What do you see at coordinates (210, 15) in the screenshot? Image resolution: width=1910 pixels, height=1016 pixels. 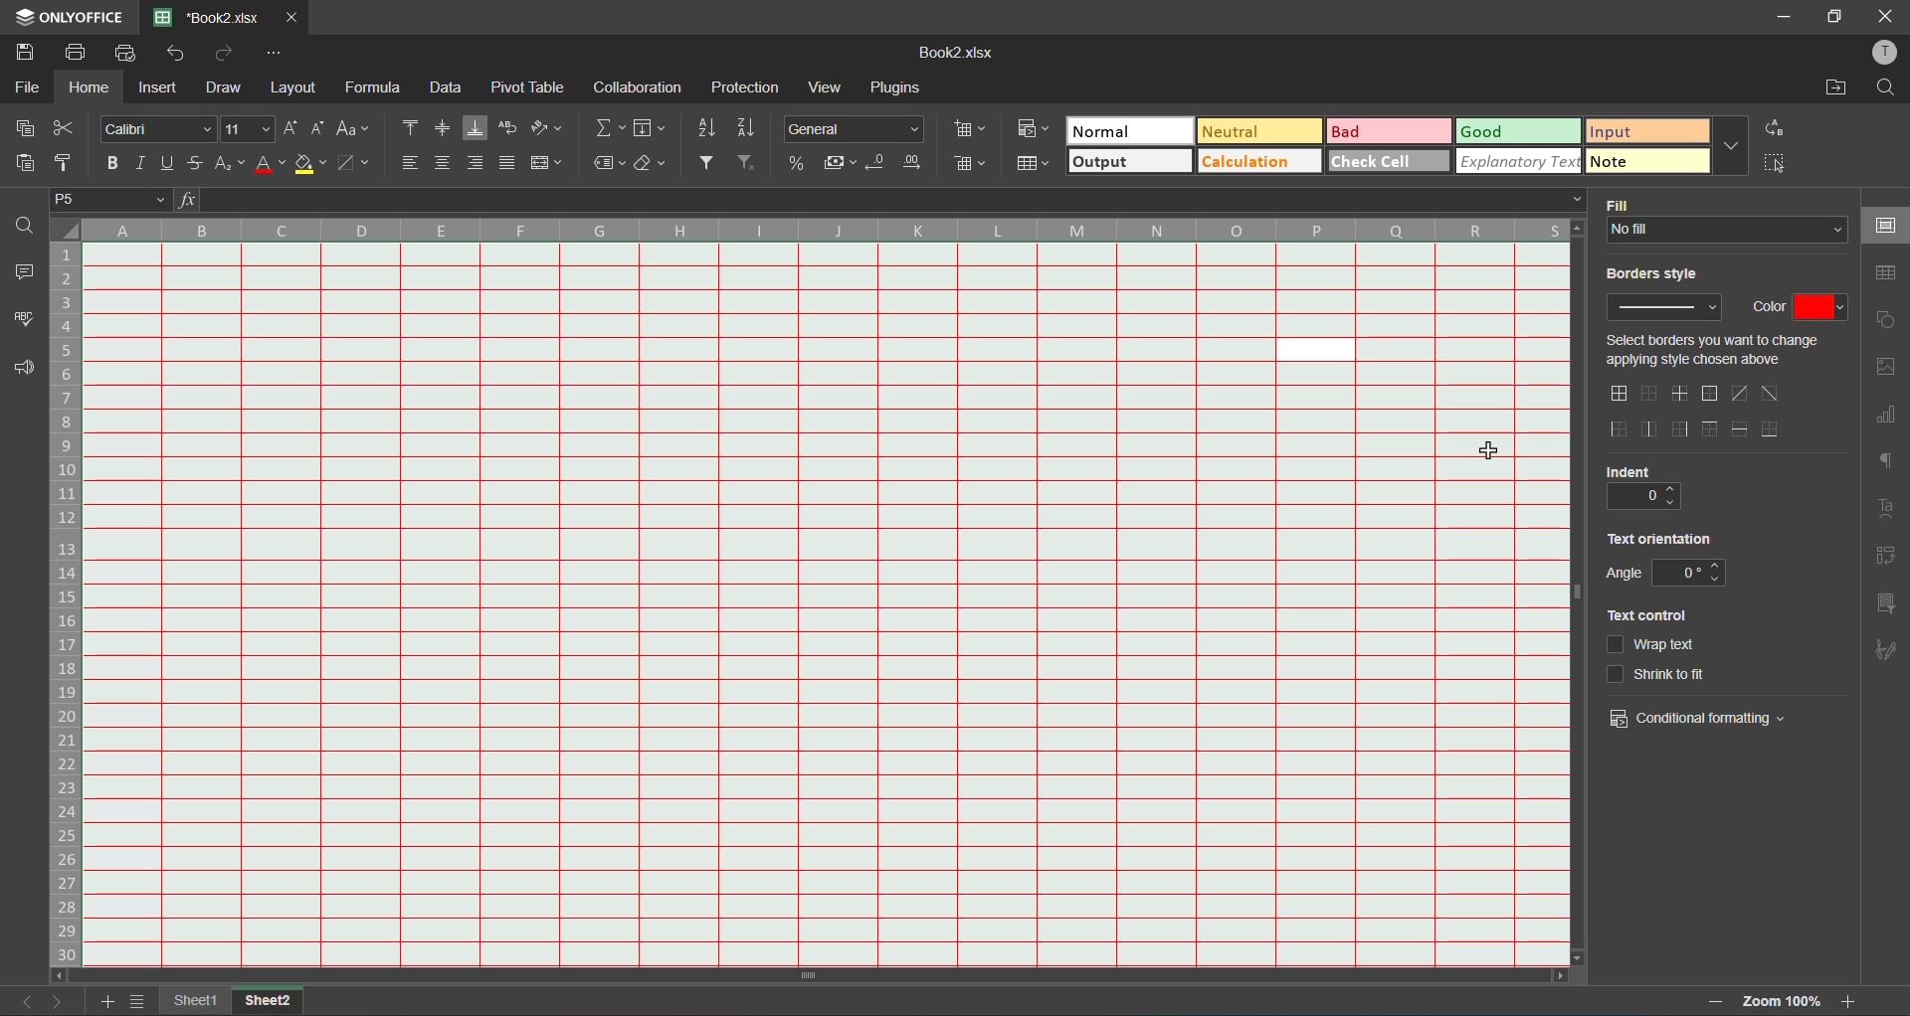 I see `*Book2.xlsx` at bounding box center [210, 15].